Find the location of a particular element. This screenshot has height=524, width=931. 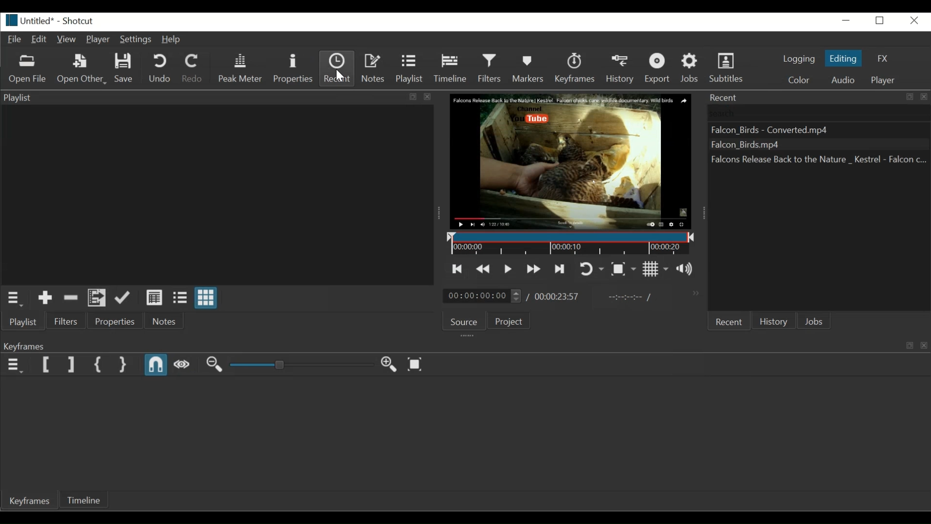

History is located at coordinates (622, 68).